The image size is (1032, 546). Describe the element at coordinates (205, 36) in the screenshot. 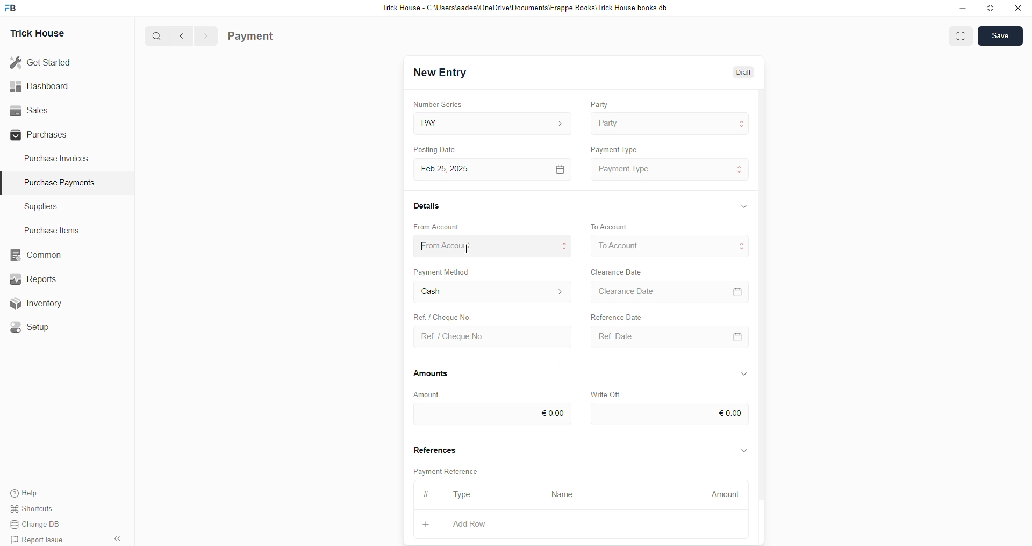

I see `>` at that location.